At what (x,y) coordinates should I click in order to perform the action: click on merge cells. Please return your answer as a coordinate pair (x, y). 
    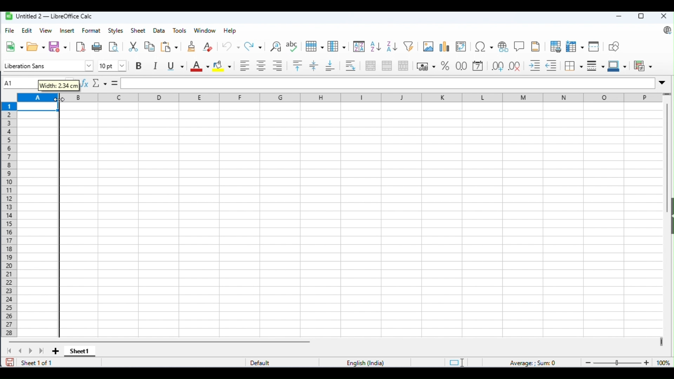
    Looking at the image, I should click on (387, 65).